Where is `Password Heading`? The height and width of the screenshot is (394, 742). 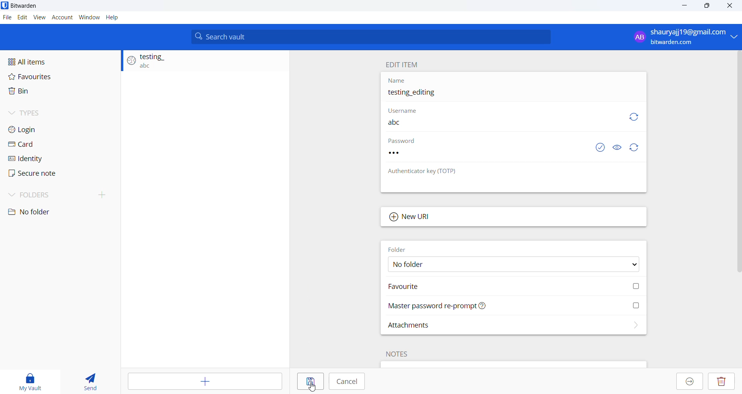
Password Heading is located at coordinates (402, 142).